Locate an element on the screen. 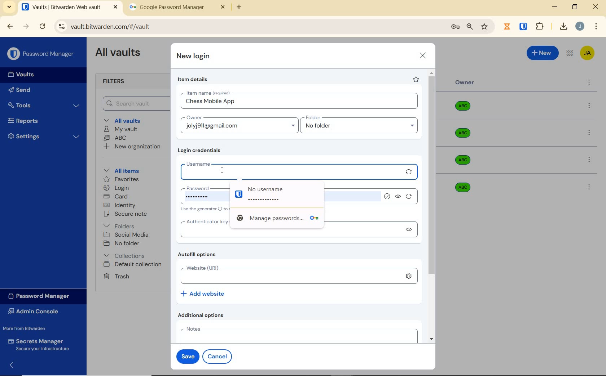 This screenshot has width=606, height=376. Add website is located at coordinates (203, 293).